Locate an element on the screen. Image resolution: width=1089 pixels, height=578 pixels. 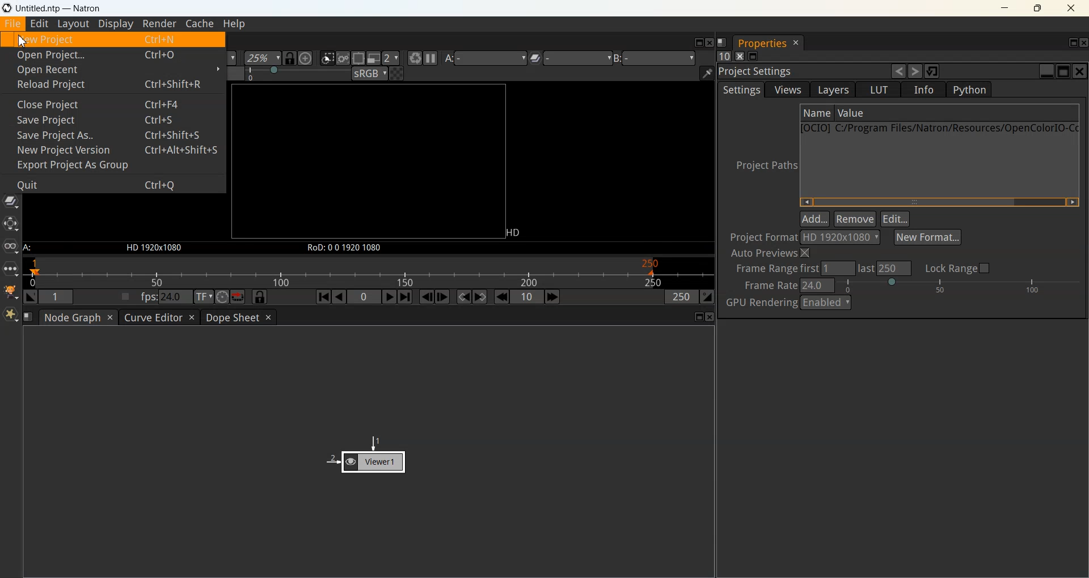
Limits the portion is located at coordinates (358, 58).